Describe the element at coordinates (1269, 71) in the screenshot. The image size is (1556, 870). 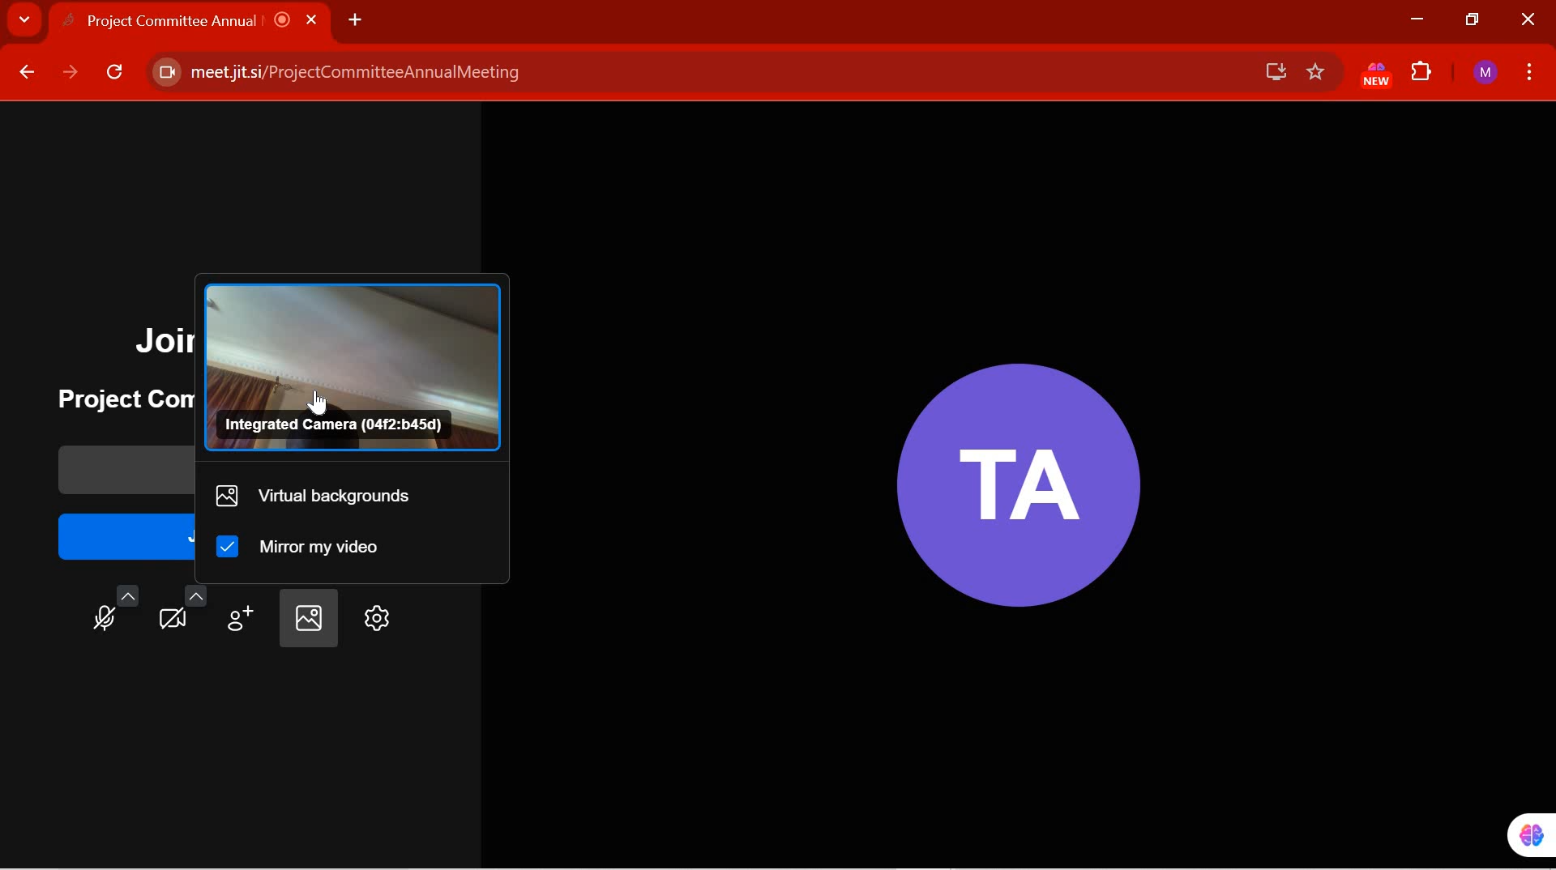
I see `save offline` at that location.